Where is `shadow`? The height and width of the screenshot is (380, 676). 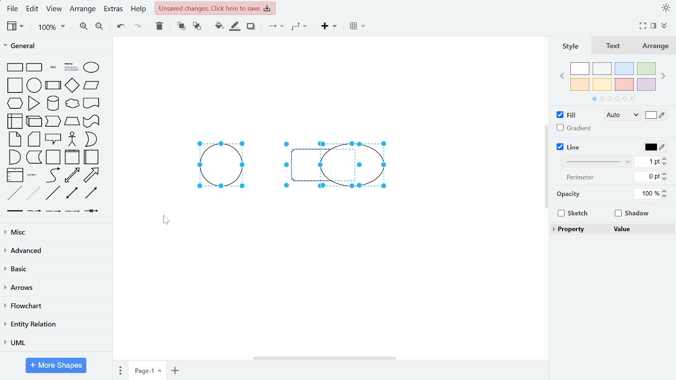
shadow is located at coordinates (250, 27).